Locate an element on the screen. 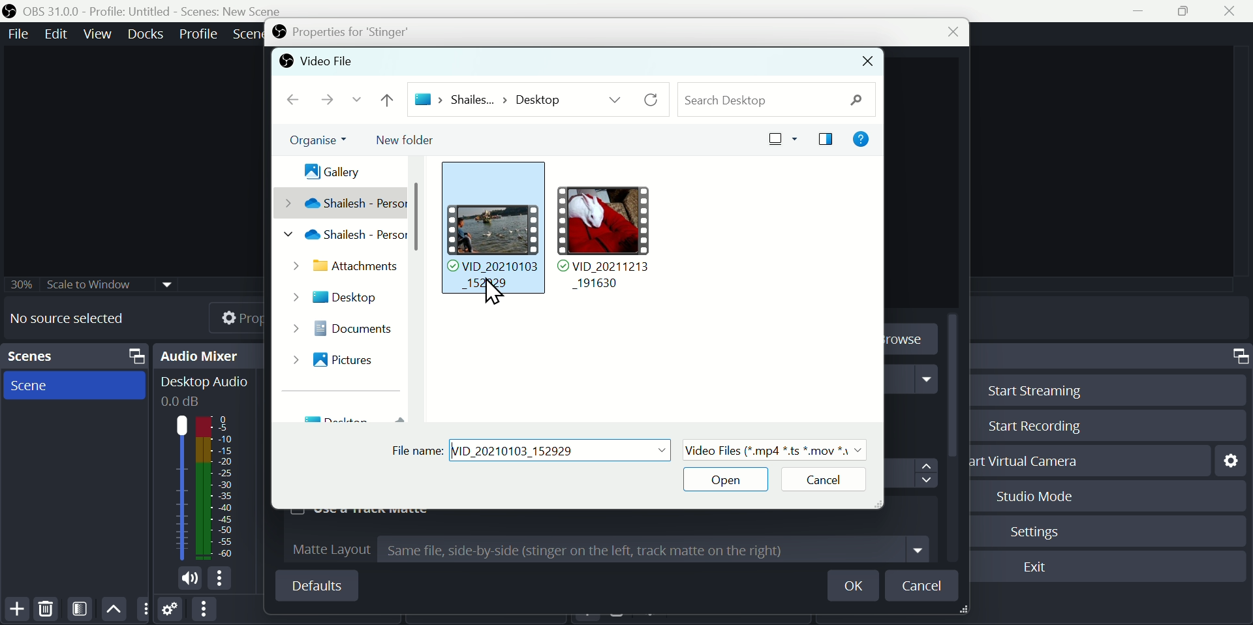 This screenshot has height=625, width=1253.  is located at coordinates (147, 33).